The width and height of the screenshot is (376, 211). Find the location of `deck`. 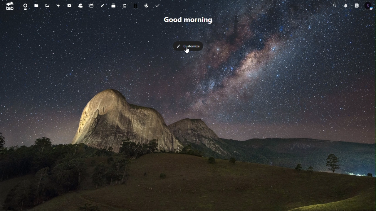

deck is located at coordinates (114, 6).